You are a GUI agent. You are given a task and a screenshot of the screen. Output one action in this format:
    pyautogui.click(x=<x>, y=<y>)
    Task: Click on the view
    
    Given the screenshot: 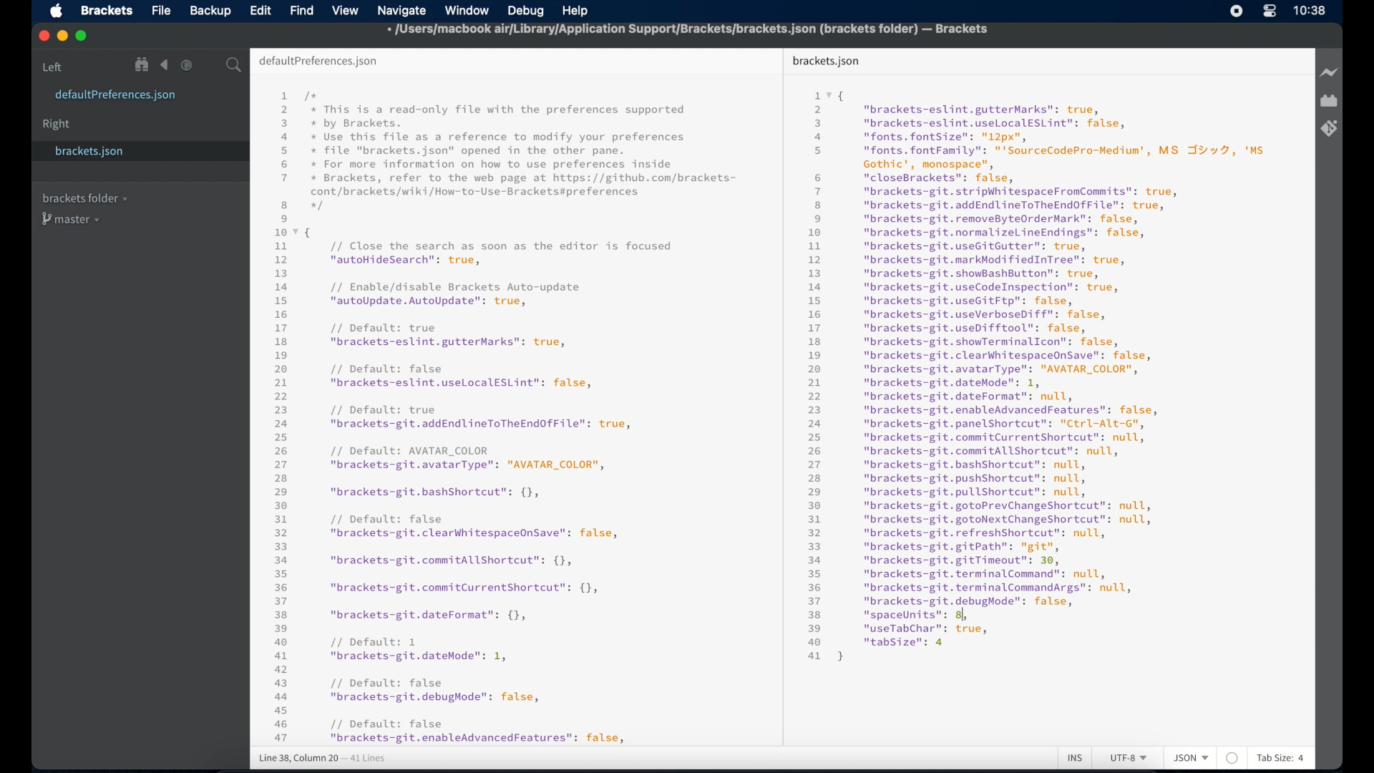 What is the action you would take?
    pyautogui.click(x=346, y=11)
    